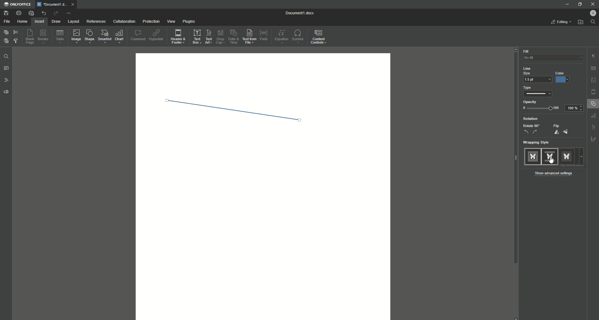 This screenshot has height=320, width=599. I want to click on Opacity, so click(551, 106).